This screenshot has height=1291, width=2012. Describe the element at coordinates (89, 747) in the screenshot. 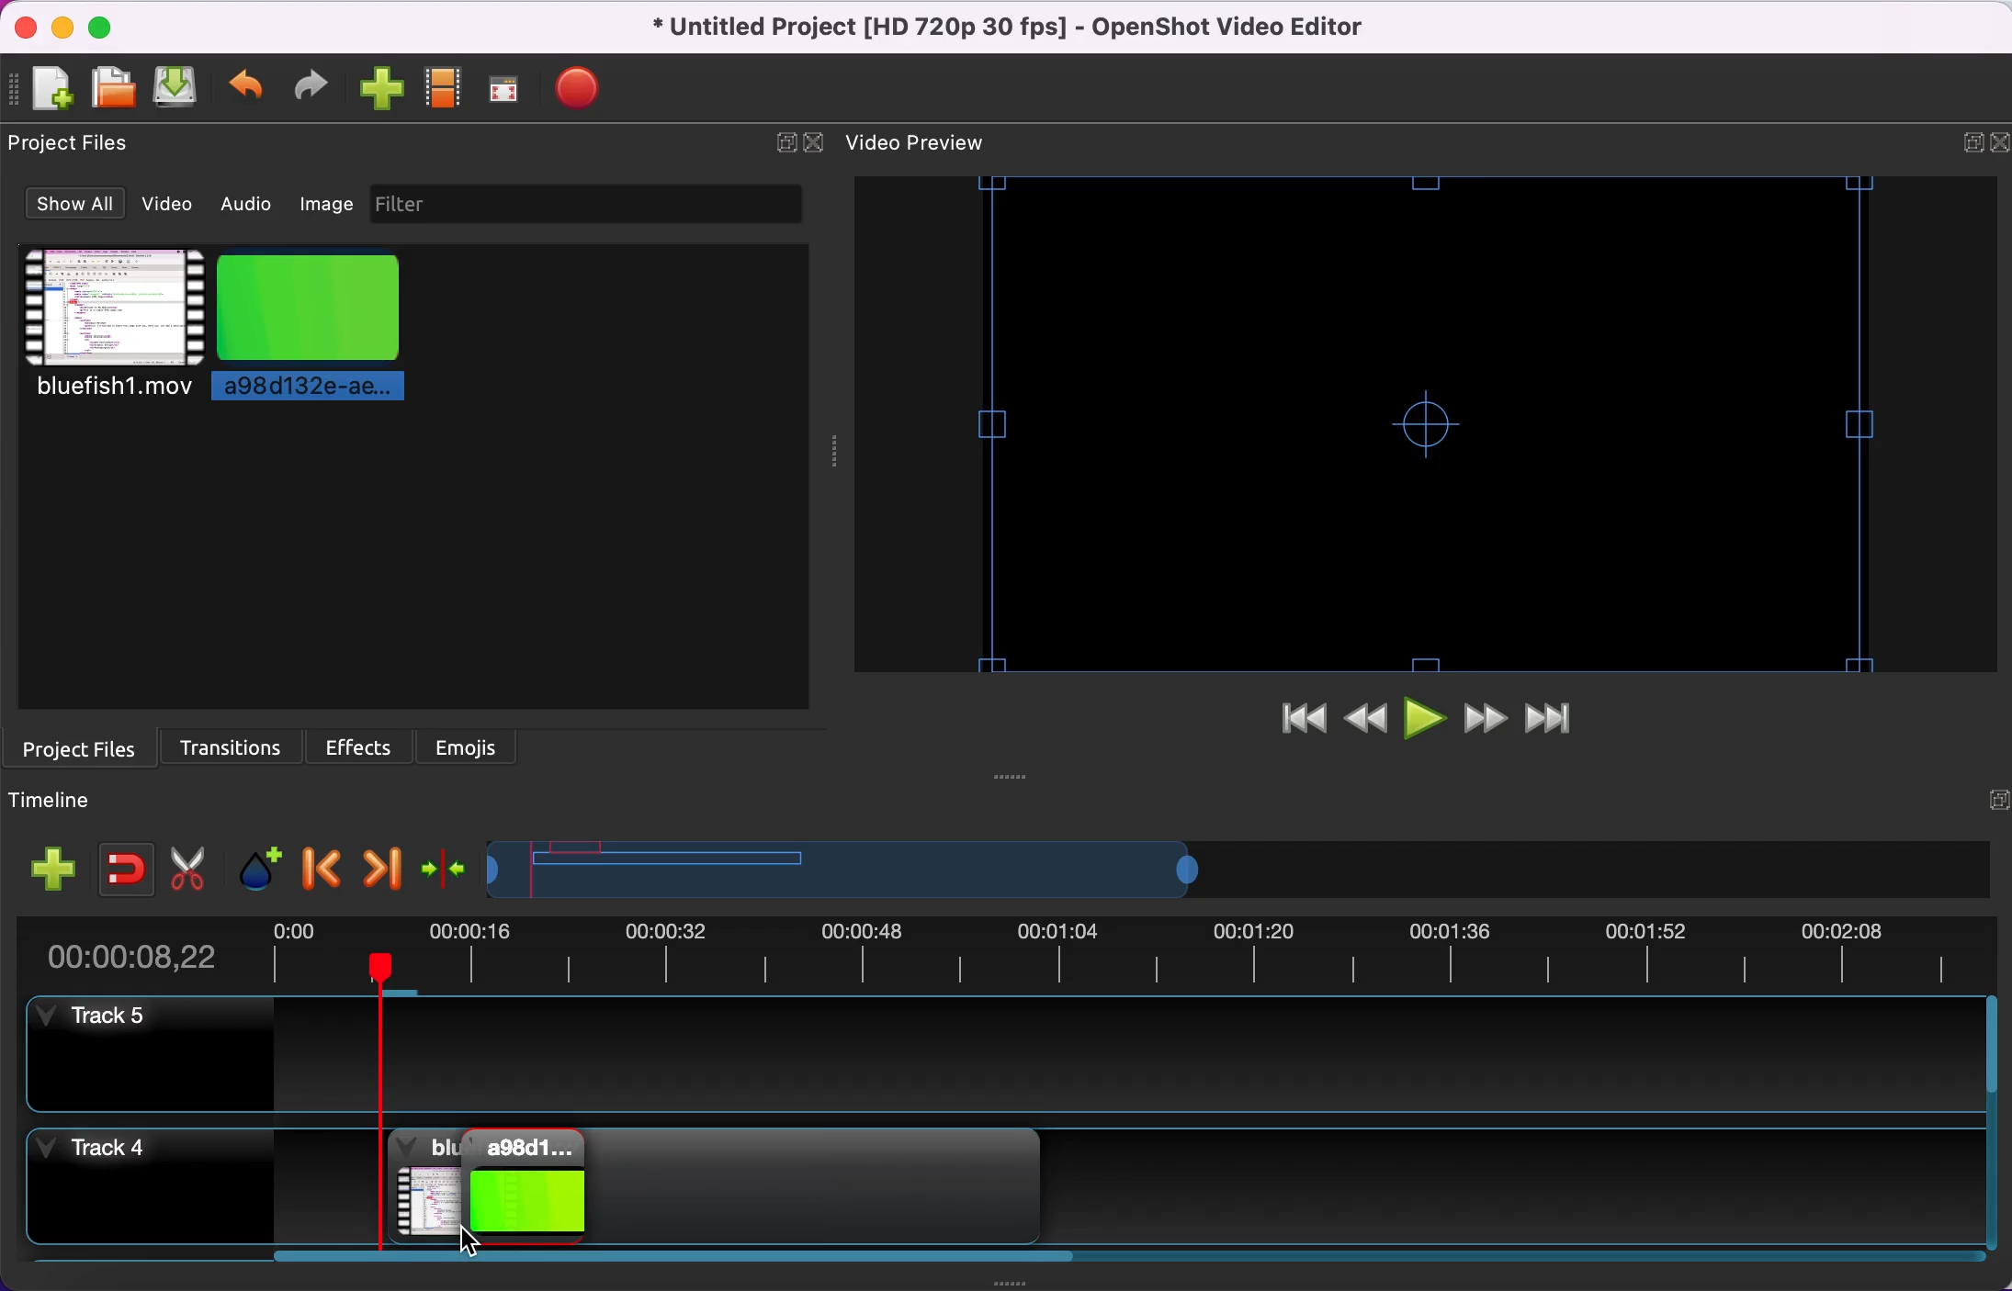

I see `project files` at that location.